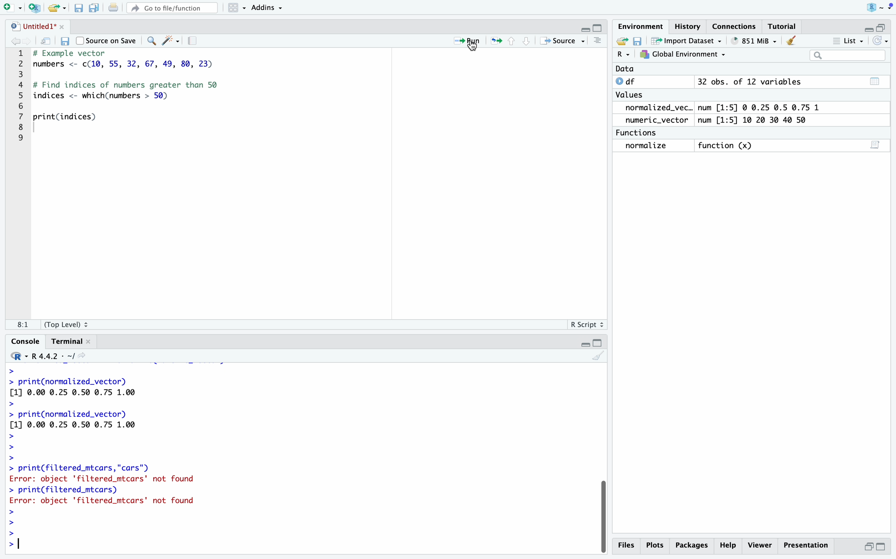 The height and width of the screenshot is (559, 896). What do you see at coordinates (882, 546) in the screenshot?
I see `maximise` at bounding box center [882, 546].